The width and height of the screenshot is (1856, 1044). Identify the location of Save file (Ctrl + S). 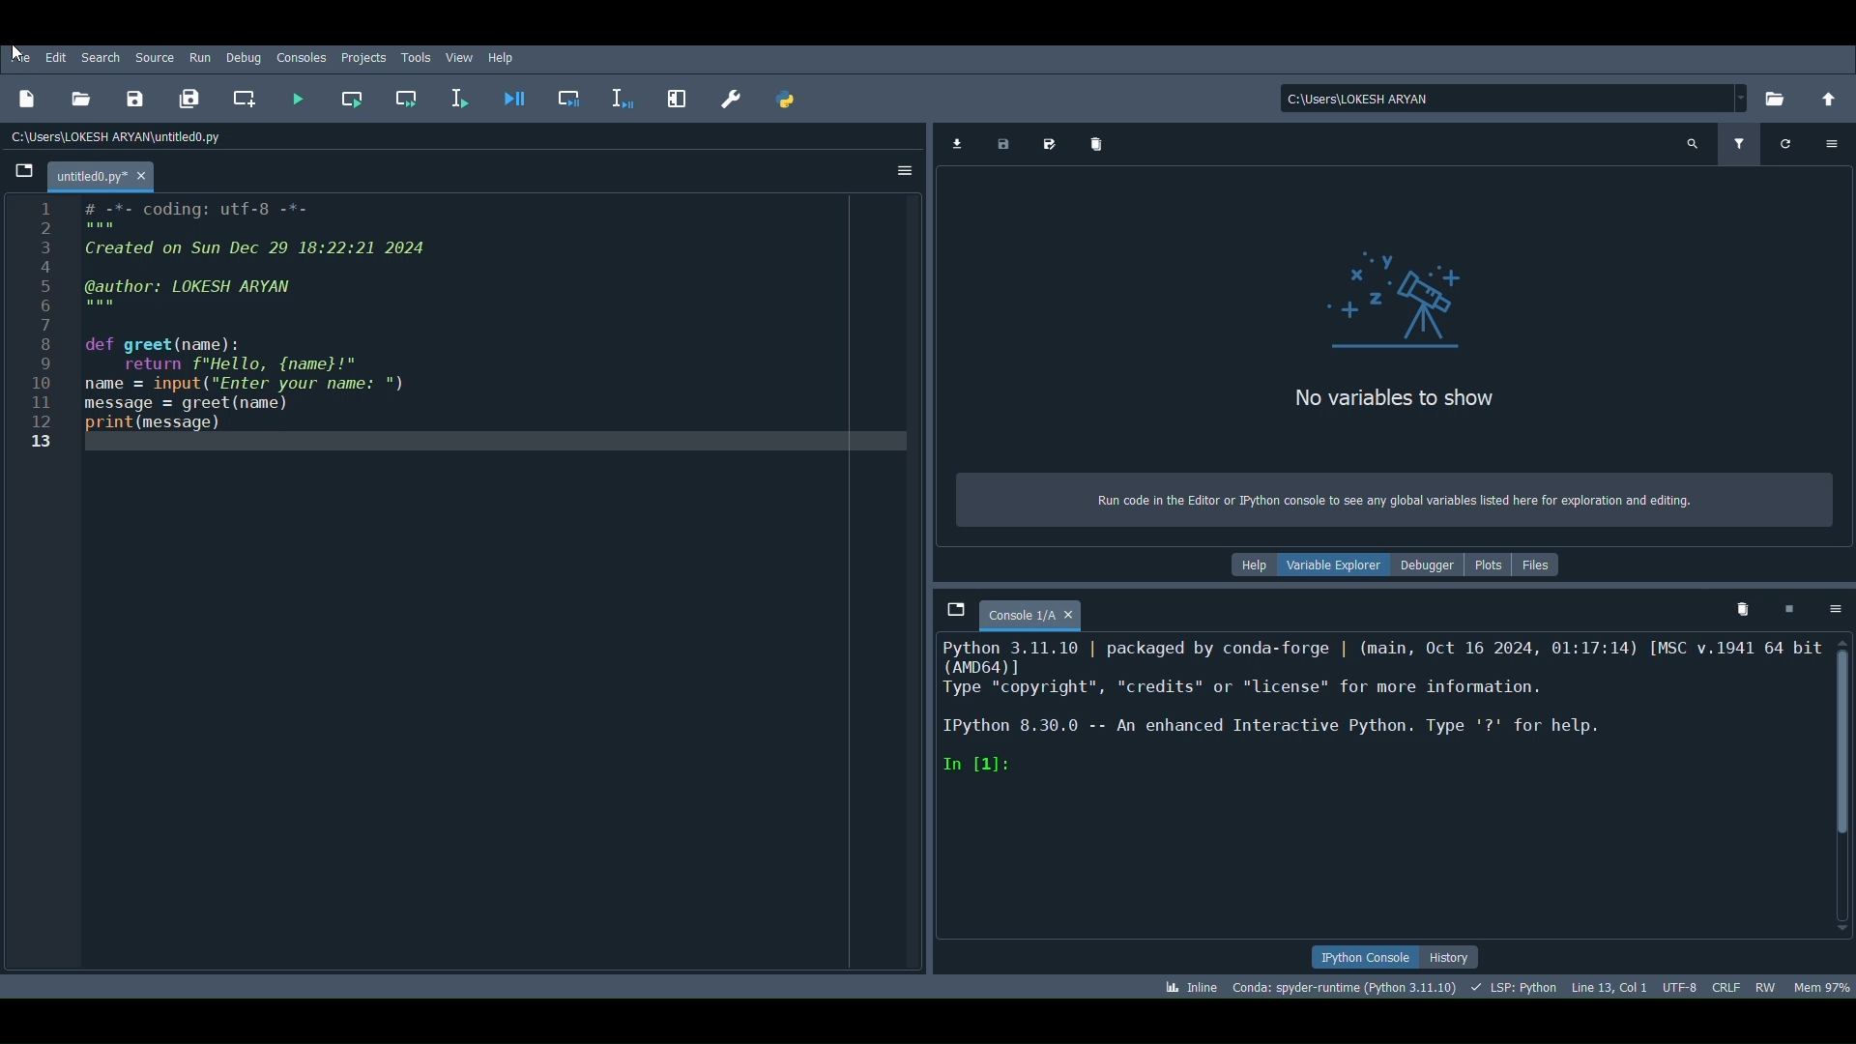
(132, 95).